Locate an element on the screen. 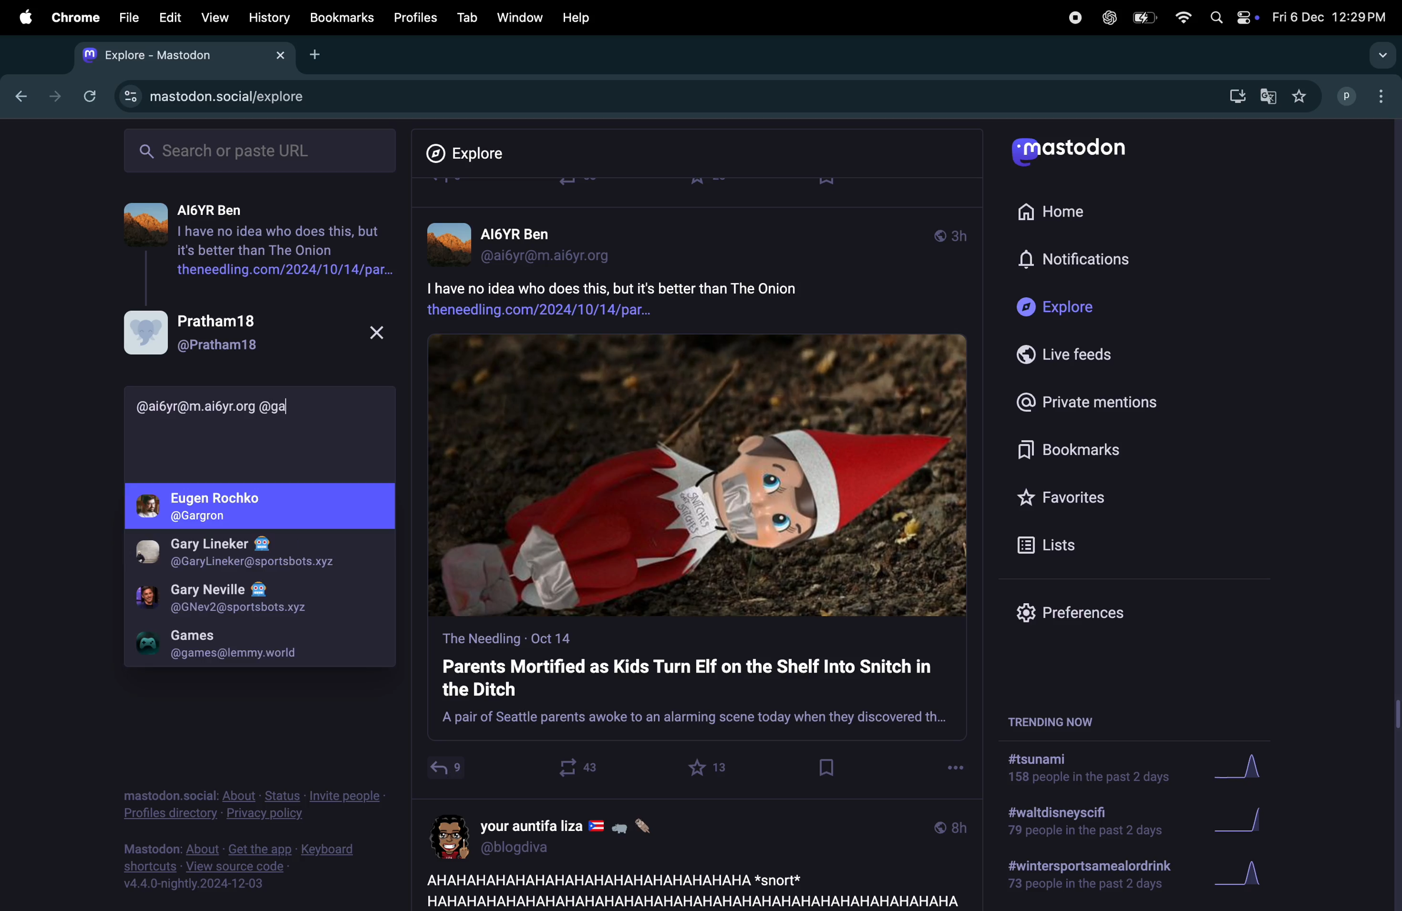  search url is located at coordinates (262, 149).